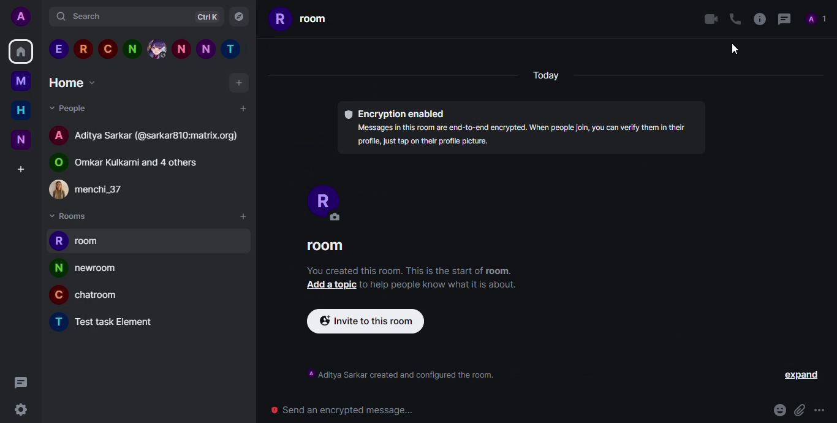 This screenshot has height=423, width=837. I want to click on home, so click(21, 51).